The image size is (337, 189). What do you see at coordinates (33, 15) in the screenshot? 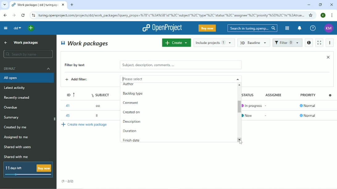
I see `View site information` at bounding box center [33, 15].